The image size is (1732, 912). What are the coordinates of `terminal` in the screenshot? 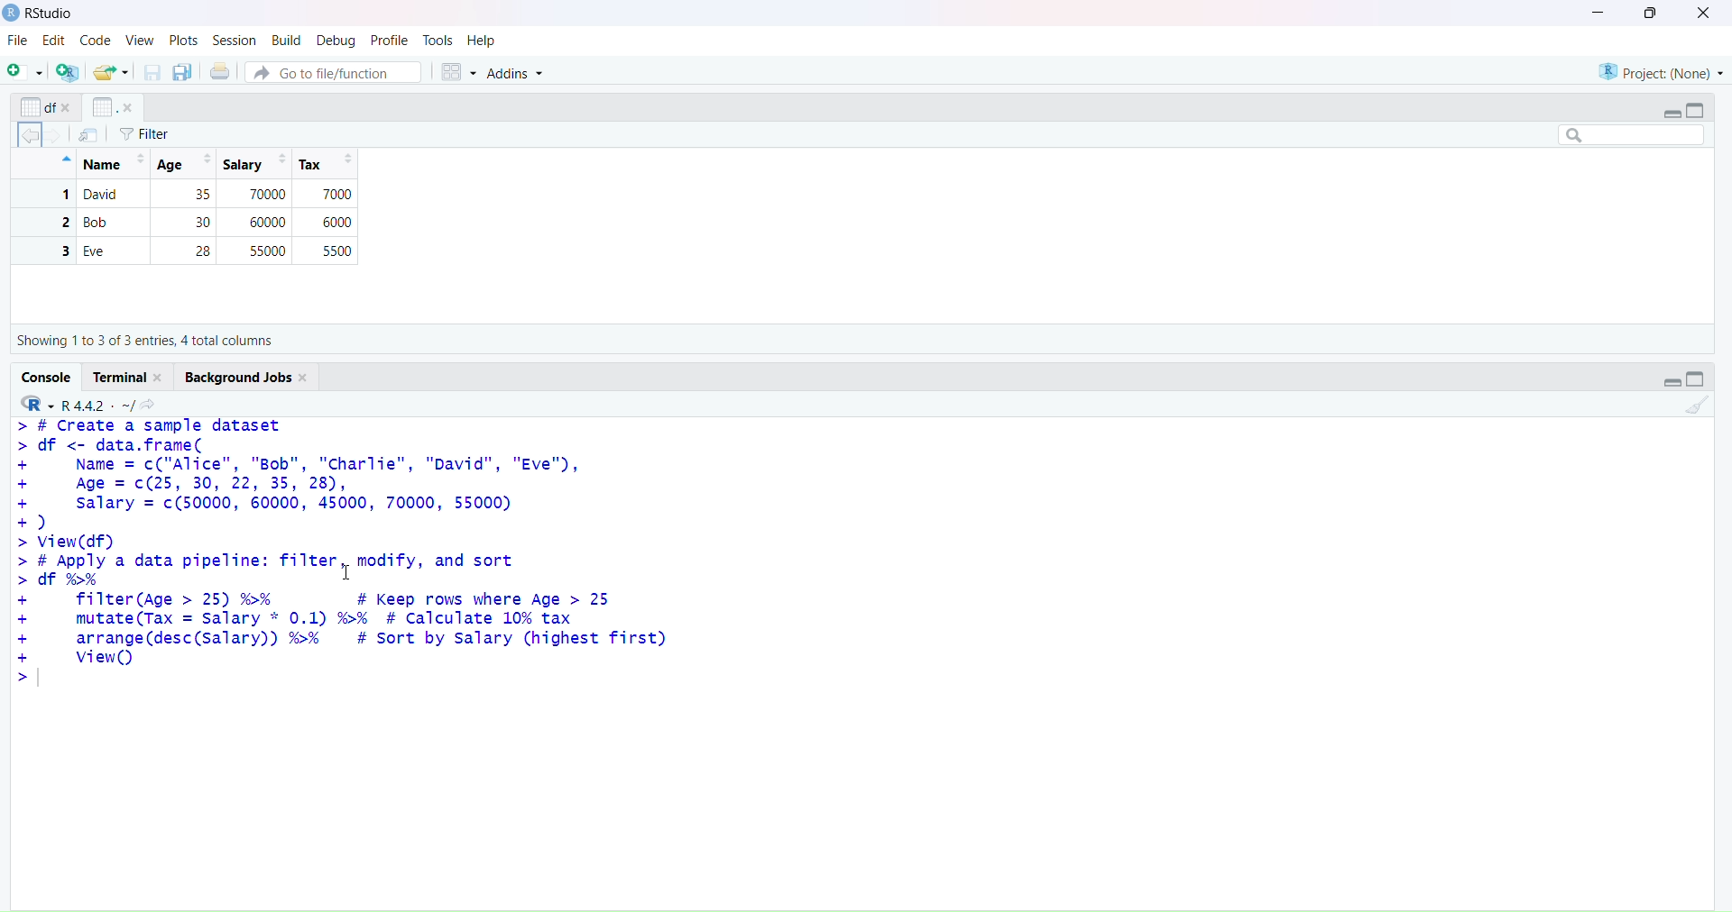 It's located at (129, 375).